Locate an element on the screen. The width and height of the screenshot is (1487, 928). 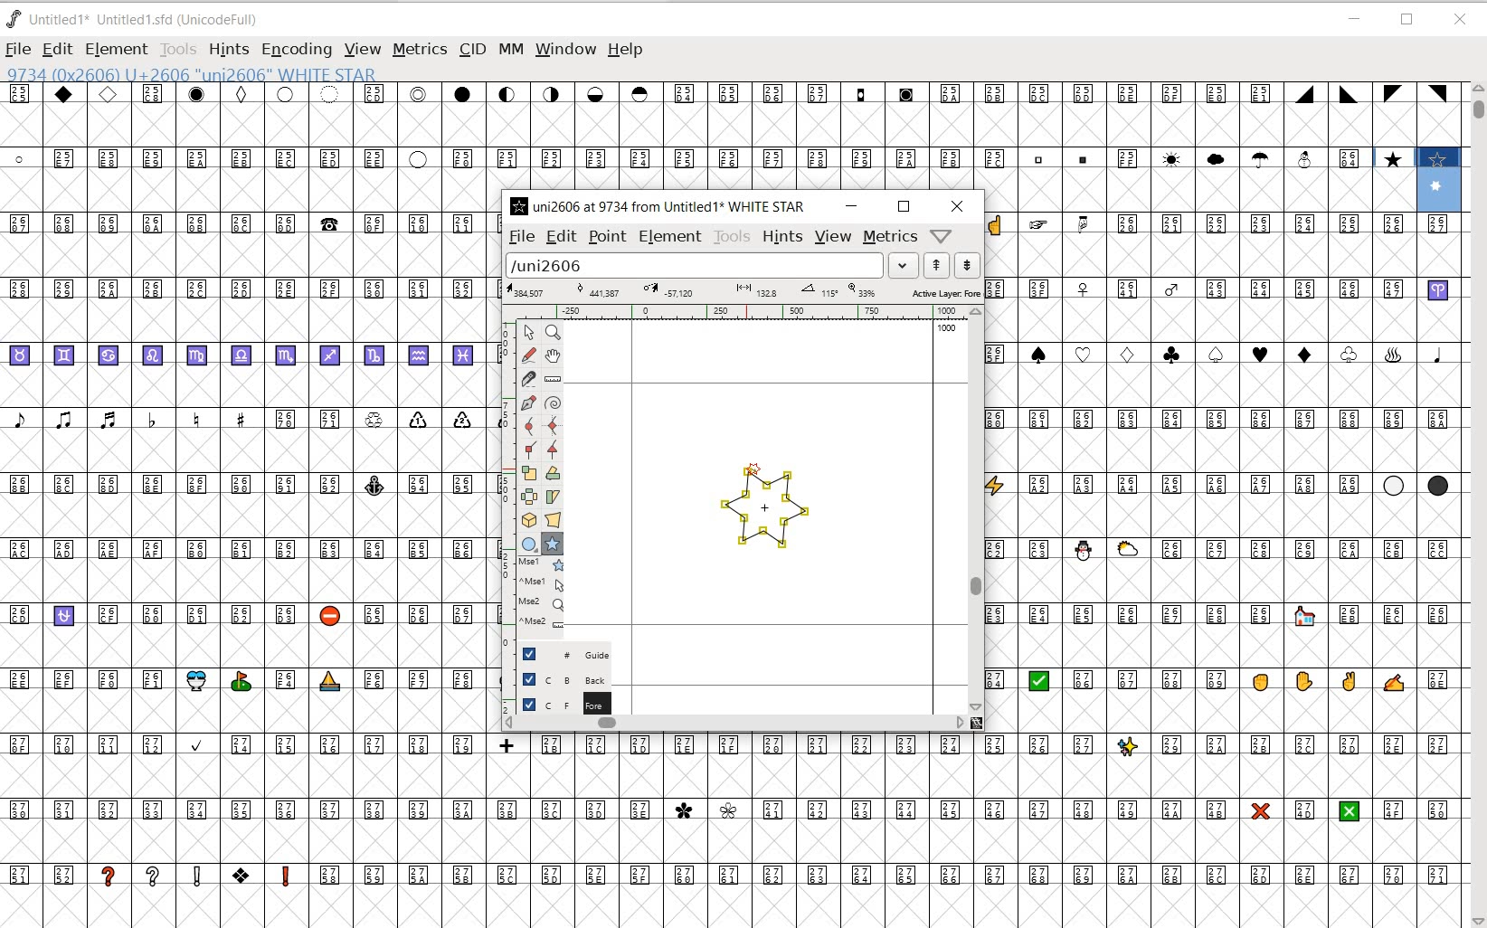
MEASURE DISTANCE  is located at coordinates (554, 380).